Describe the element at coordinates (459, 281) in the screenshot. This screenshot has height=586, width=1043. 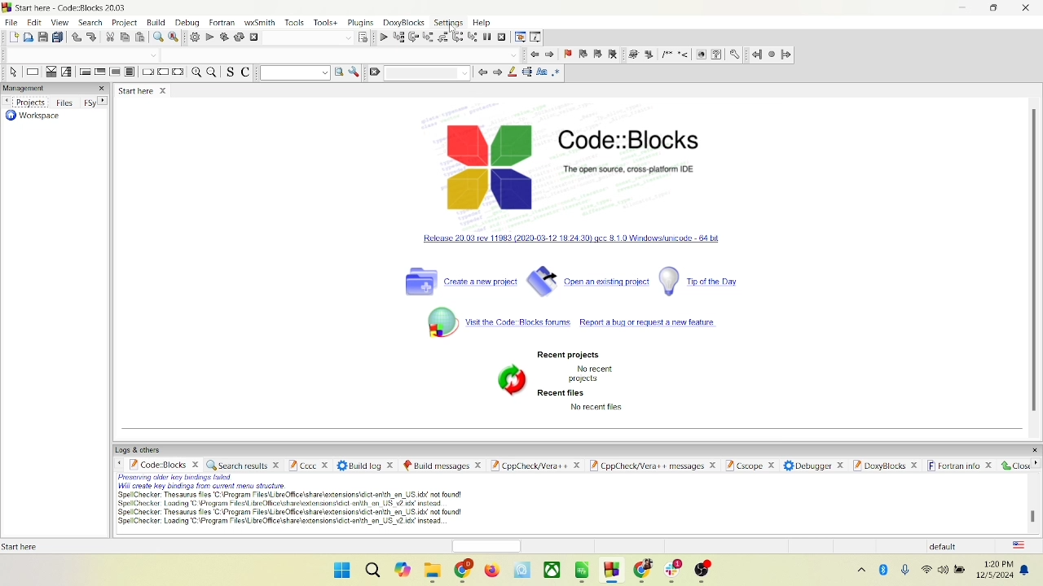
I see `create a new project` at that location.